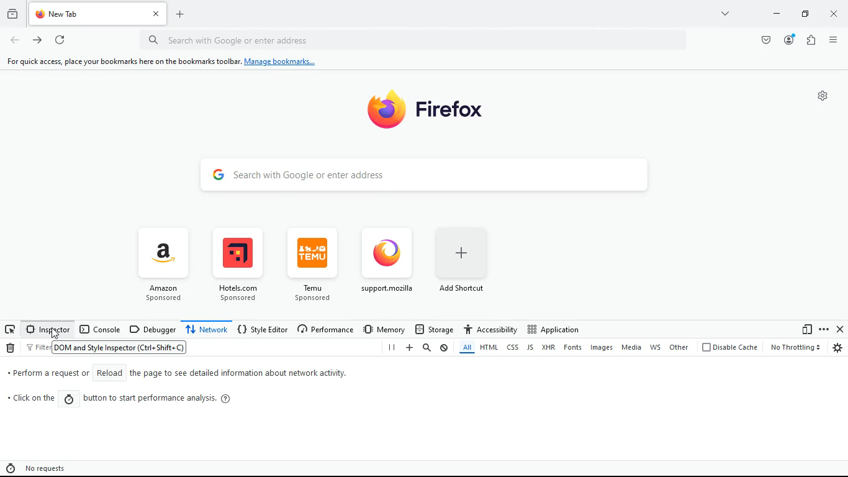 The width and height of the screenshot is (848, 477). What do you see at coordinates (470, 266) in the screenshot?
I see `add shortcut` at bounding box center [470, 266].